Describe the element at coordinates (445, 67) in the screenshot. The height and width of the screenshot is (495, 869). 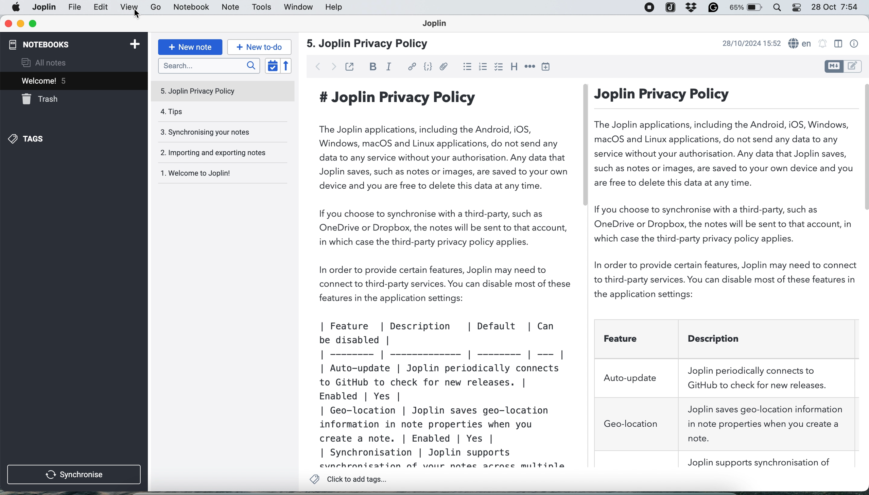
I see `attach file` at that location.